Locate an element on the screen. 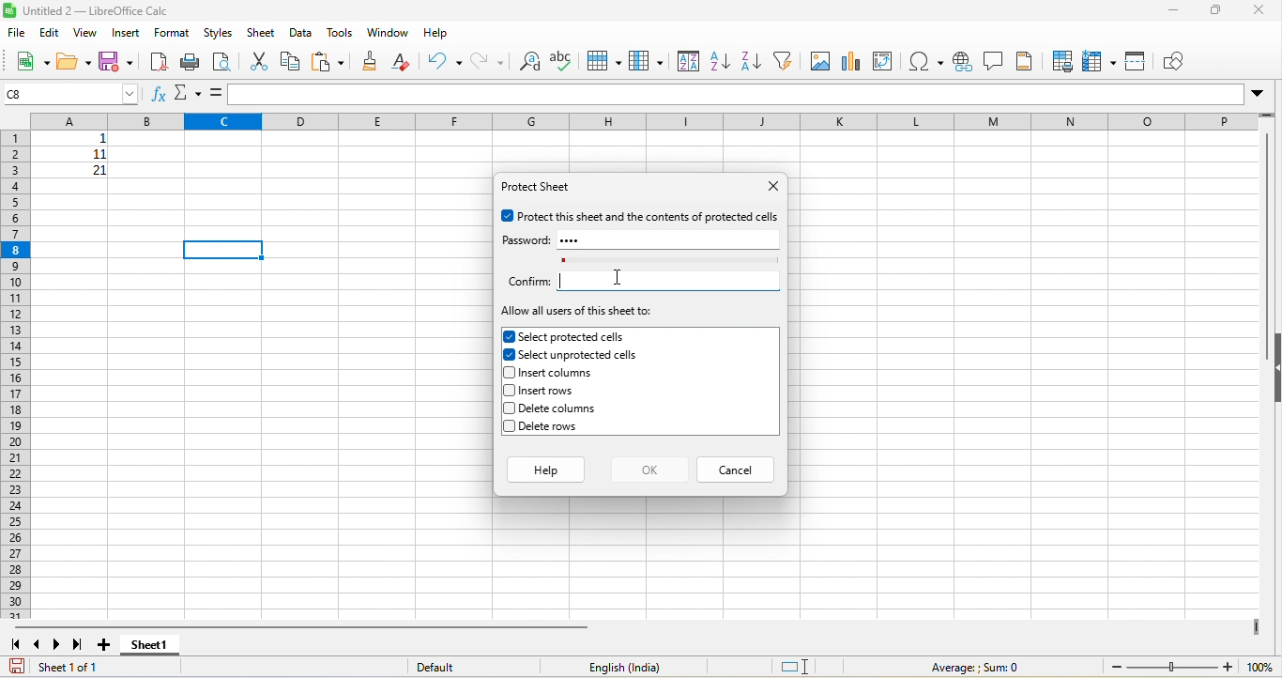 The image size is (1282, 678). drag to view more columns is located at coordinates (1253, 625).